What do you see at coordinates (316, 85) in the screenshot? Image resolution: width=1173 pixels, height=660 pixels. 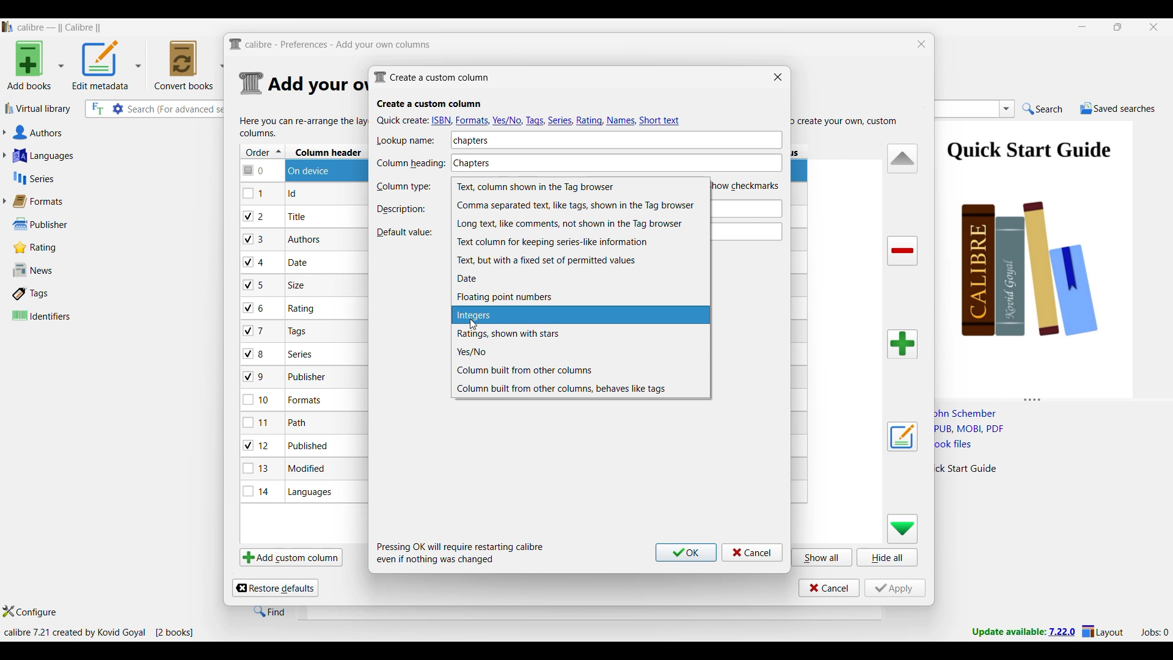 I see `Section details` at bounding box center [316, 85].